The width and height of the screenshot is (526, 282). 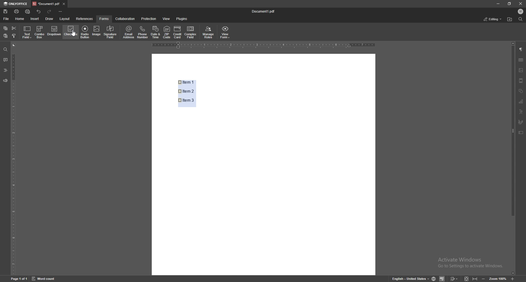 I want to click on close tab, so click(x=64, y=4).